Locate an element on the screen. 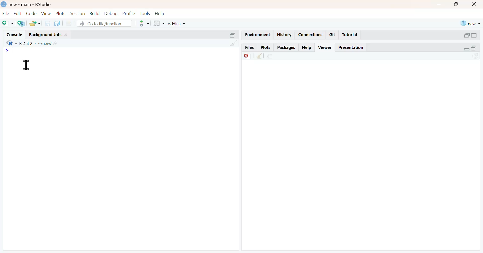 The height and width of the screenshot is (253, 483). create a project is located at coordinates (22, 24).